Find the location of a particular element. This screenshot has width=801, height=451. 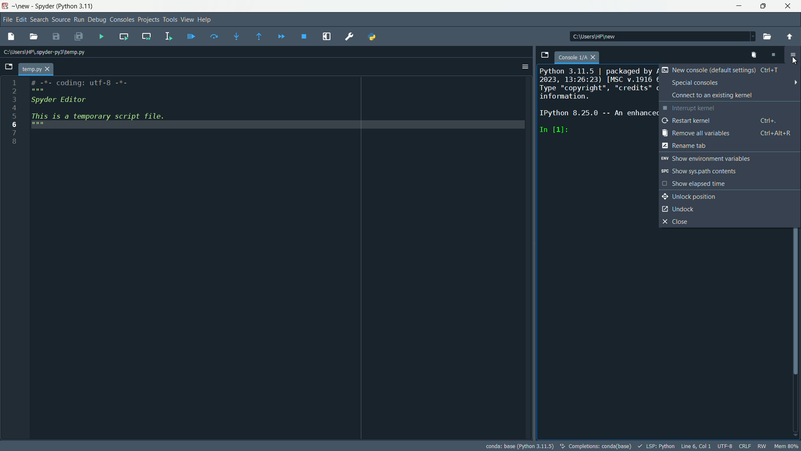

Special Console is located at coordinates (728, 82).